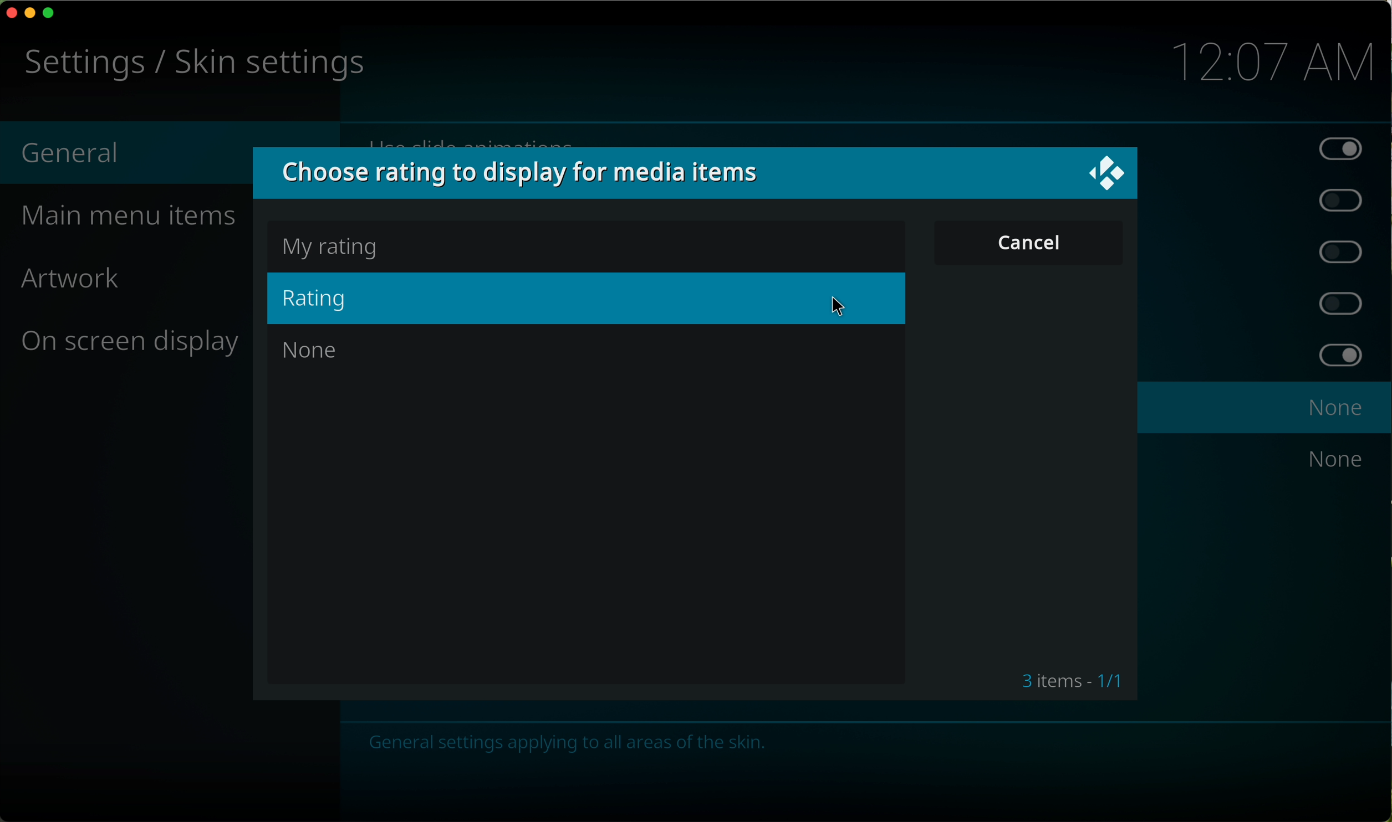 This screenshot has width=1392, height=822. I want to click on none, so click(313, 353).